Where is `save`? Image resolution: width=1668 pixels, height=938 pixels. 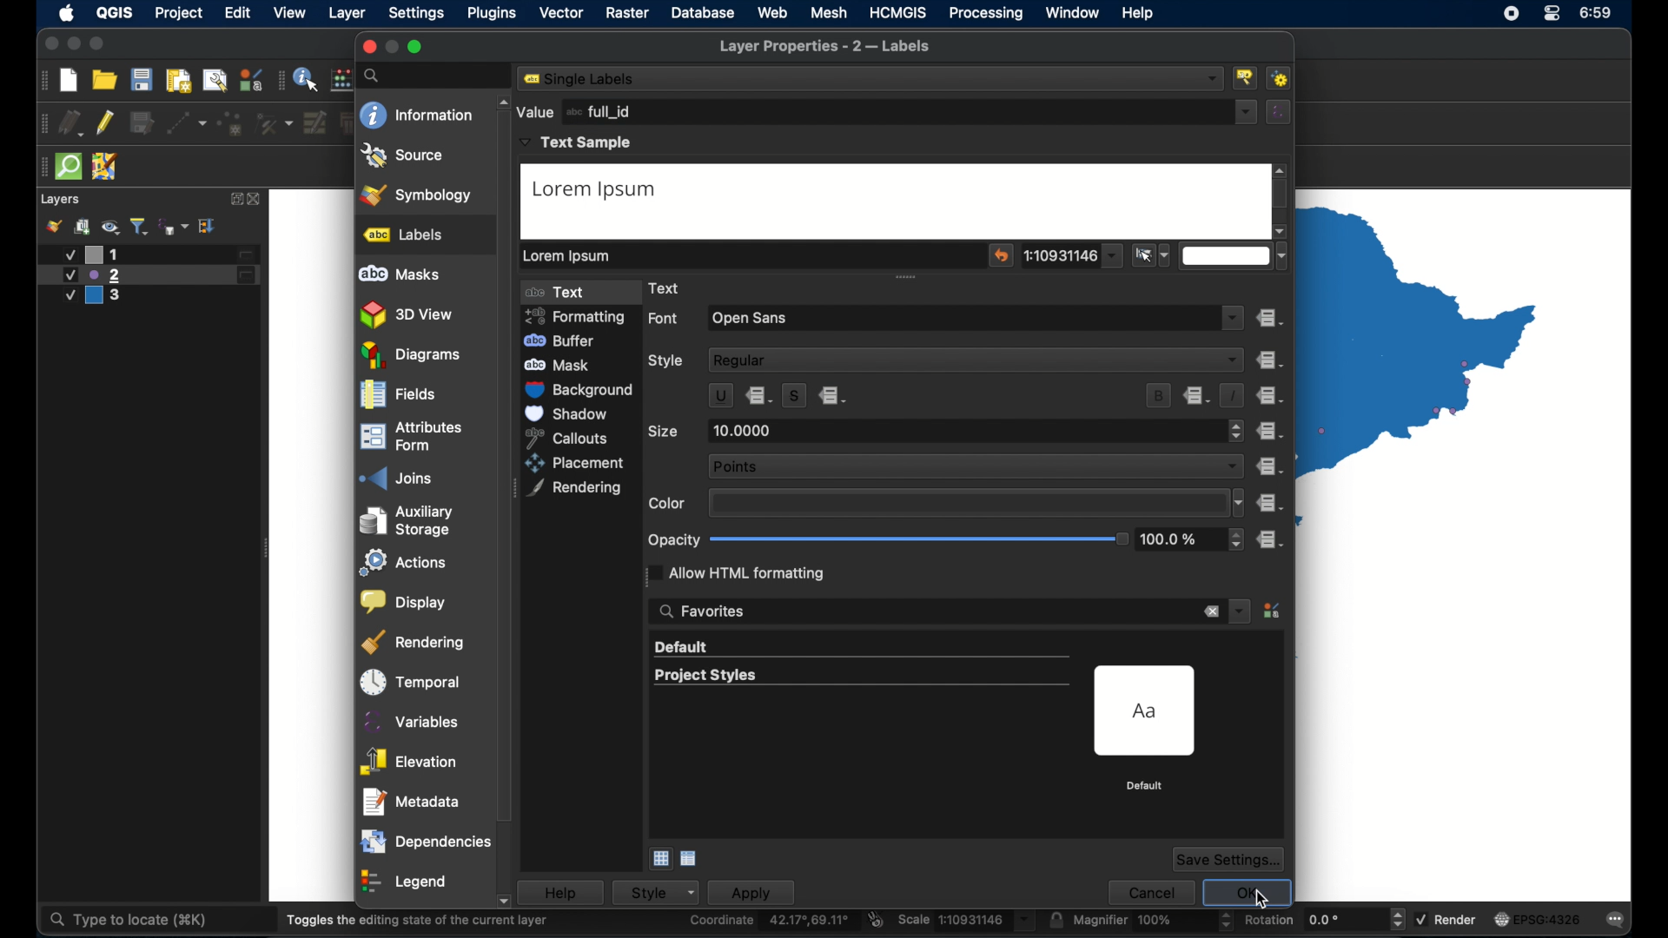 save is located at coordinates (142, 79).